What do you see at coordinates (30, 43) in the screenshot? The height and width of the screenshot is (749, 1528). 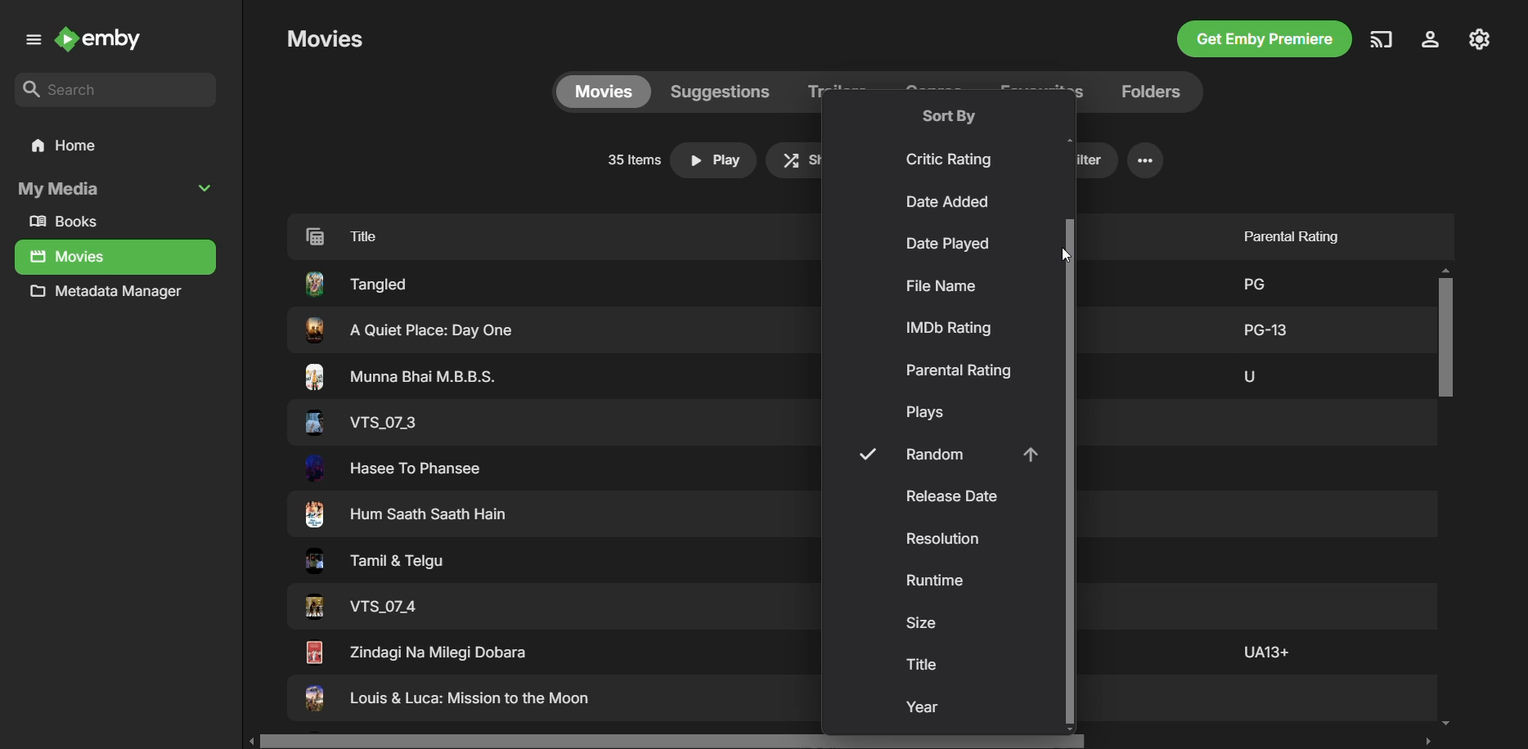 I see `Expand/Collapse` at bounding box center [30, 43].